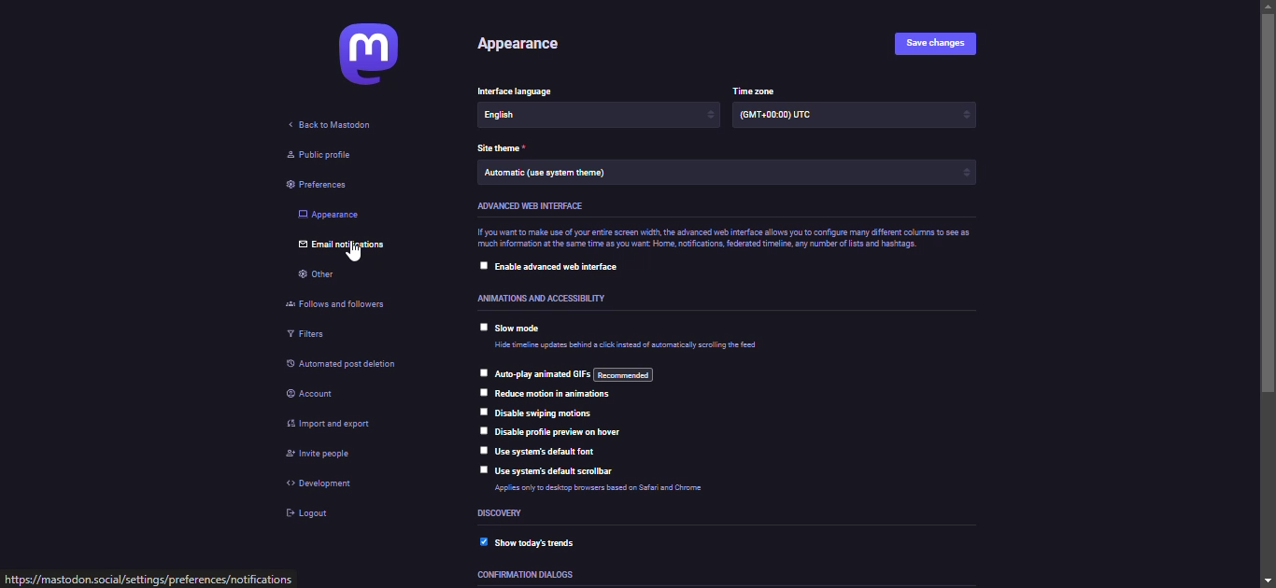 Image resolution: width=1276 pixels, height=588 pixels. I want to click on use system's default scrollbar, so click(555, 470).